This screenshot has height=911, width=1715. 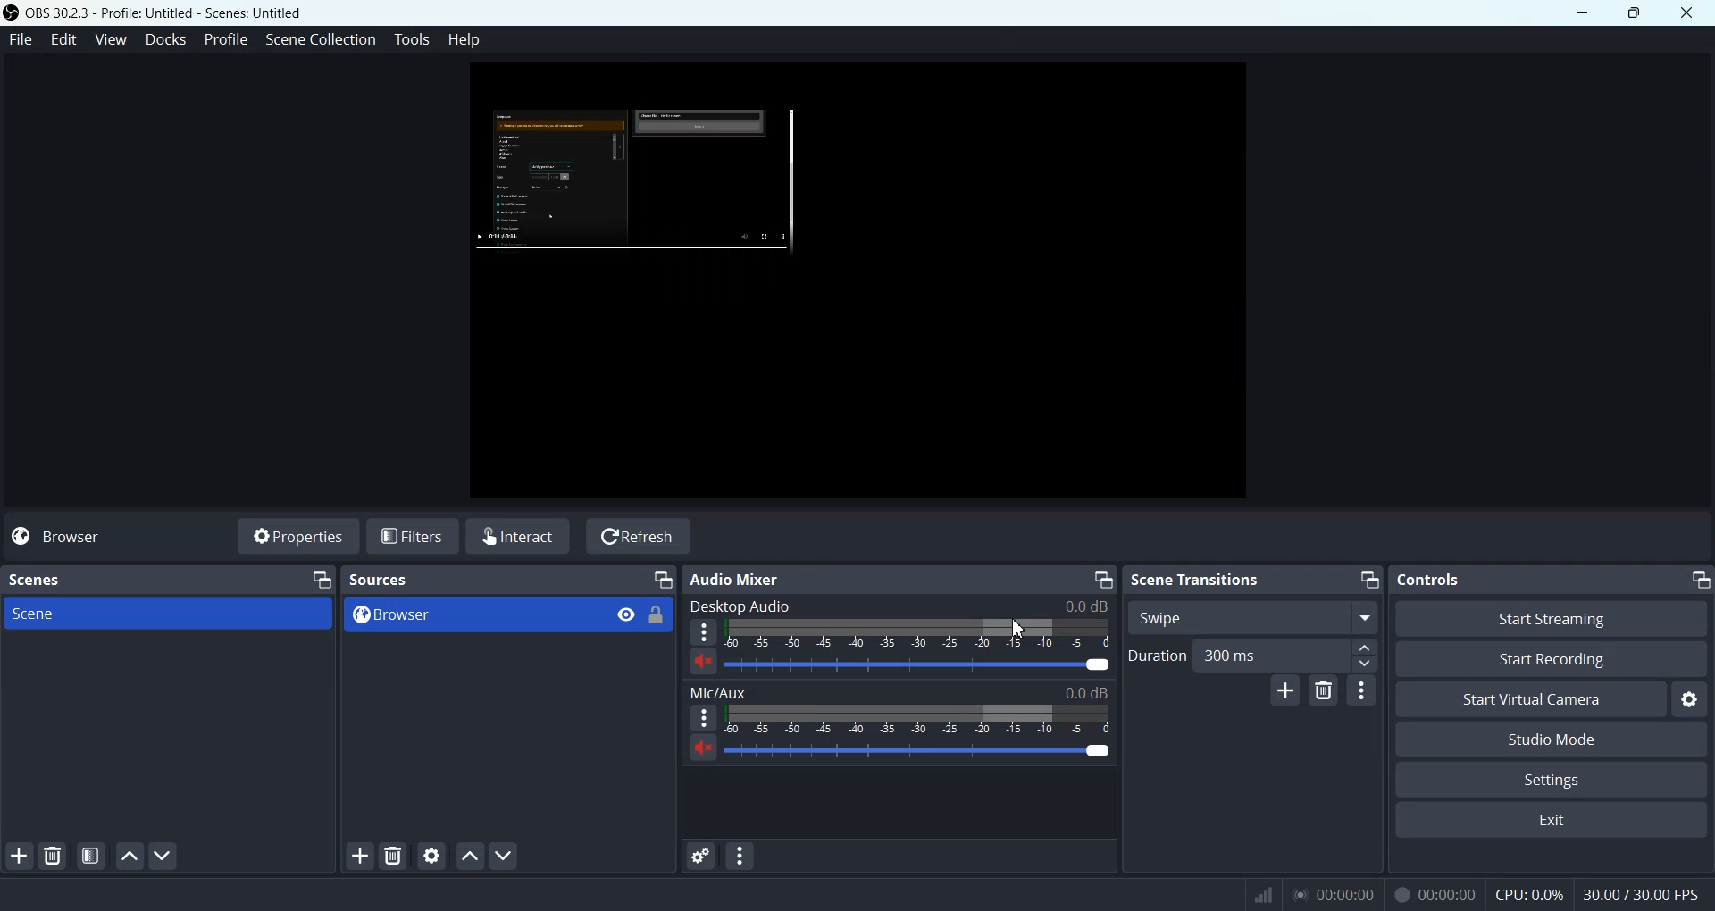 I want to click on 300 ms, so click(x=1290, y=656).